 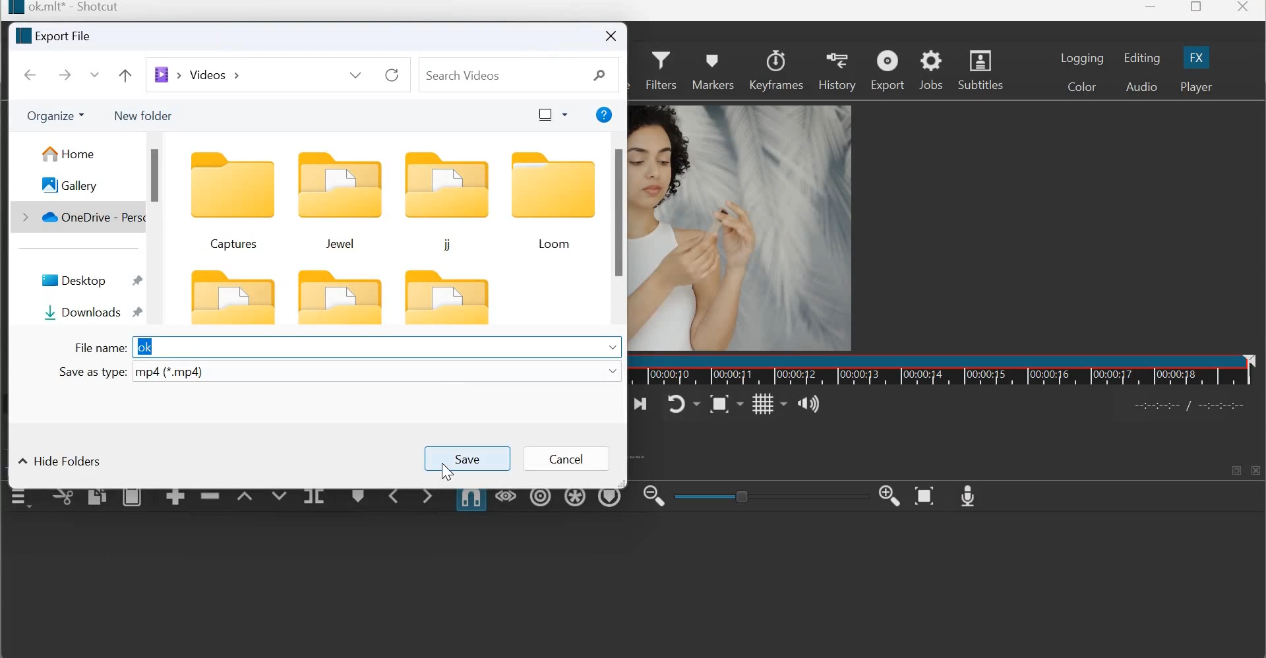 What do you see at coordinates (551, 115) in the screenshot?
I see `change your view` at bounding box center [551, 115].